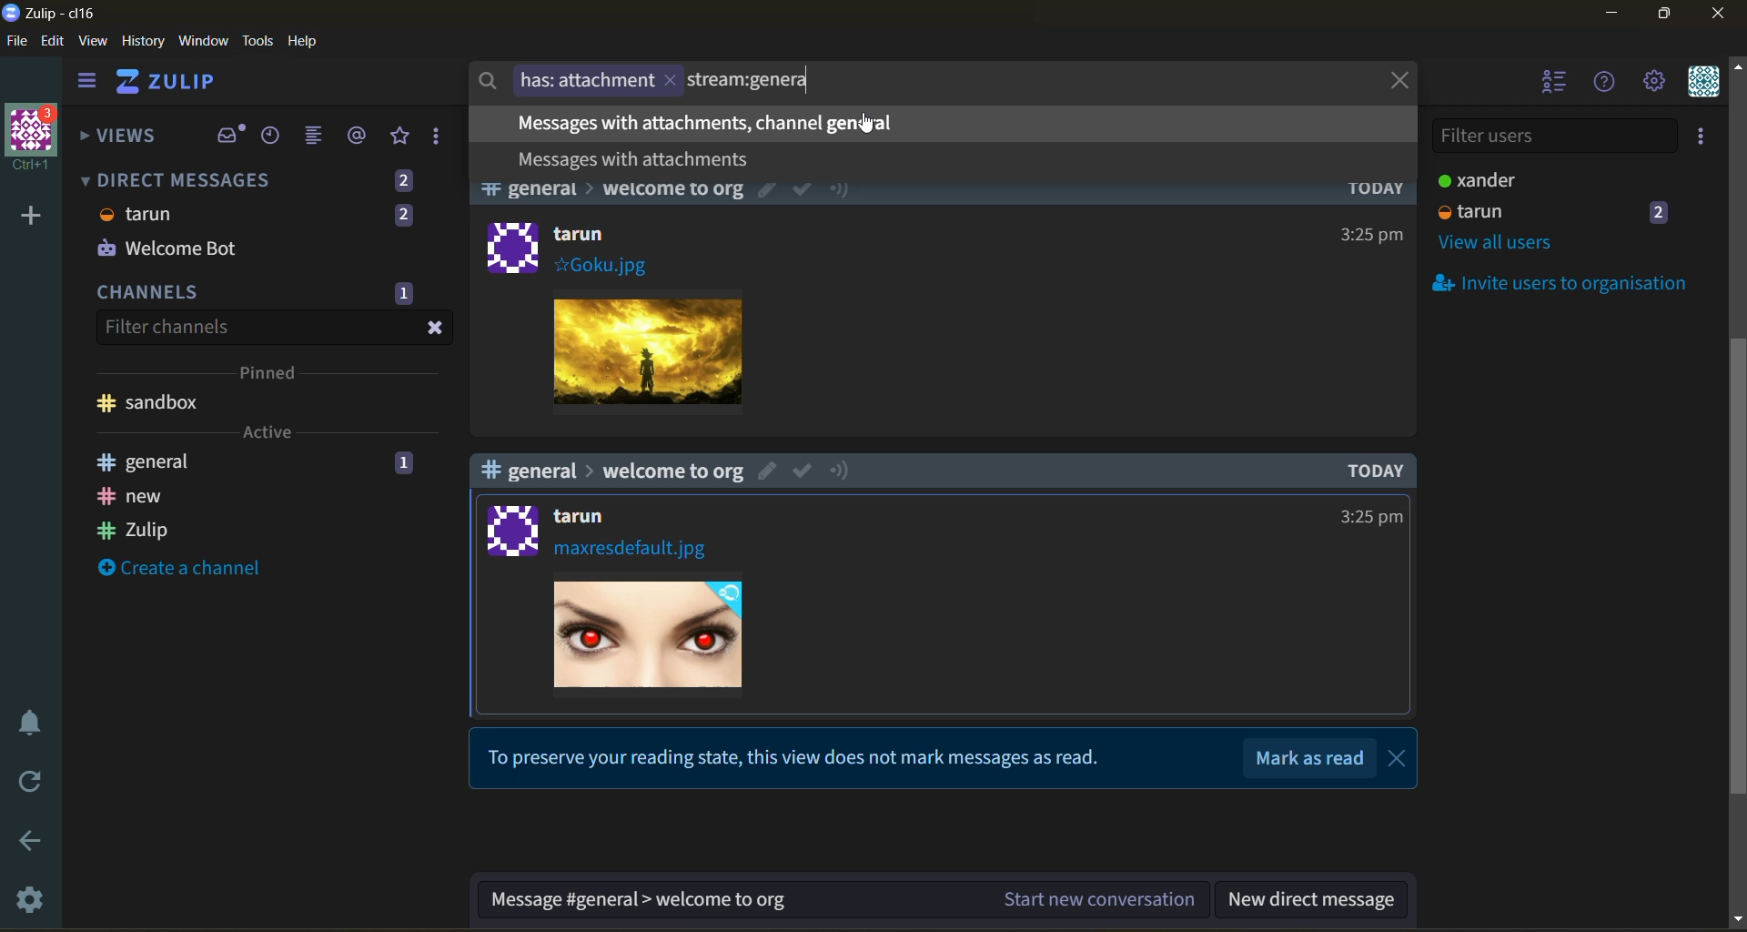  I want to click on view, so click(93, 41).